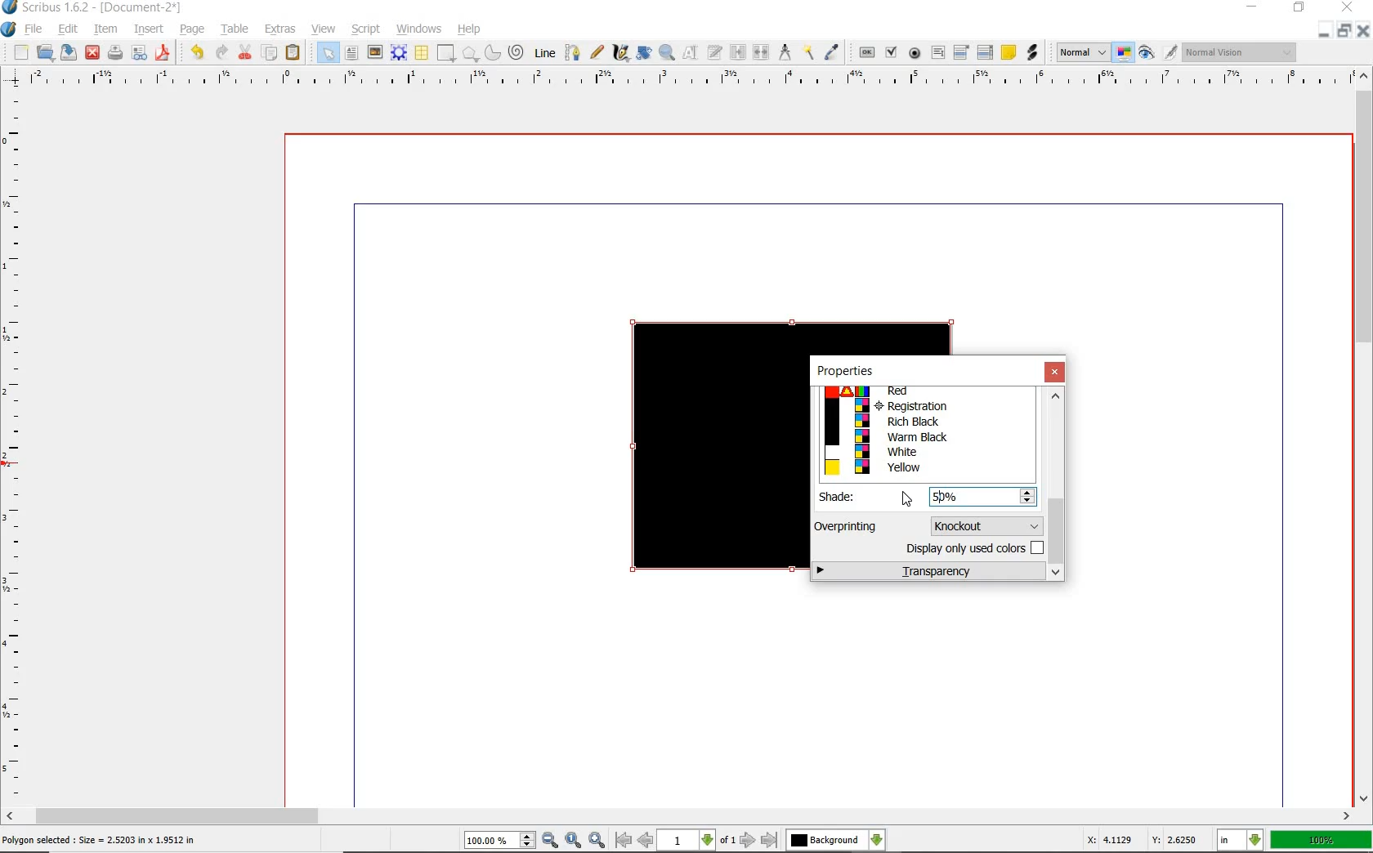  What do you see at coordinates (925, 468) in the screenshot?
I see `Yellow` at bounding box center [925, 468].